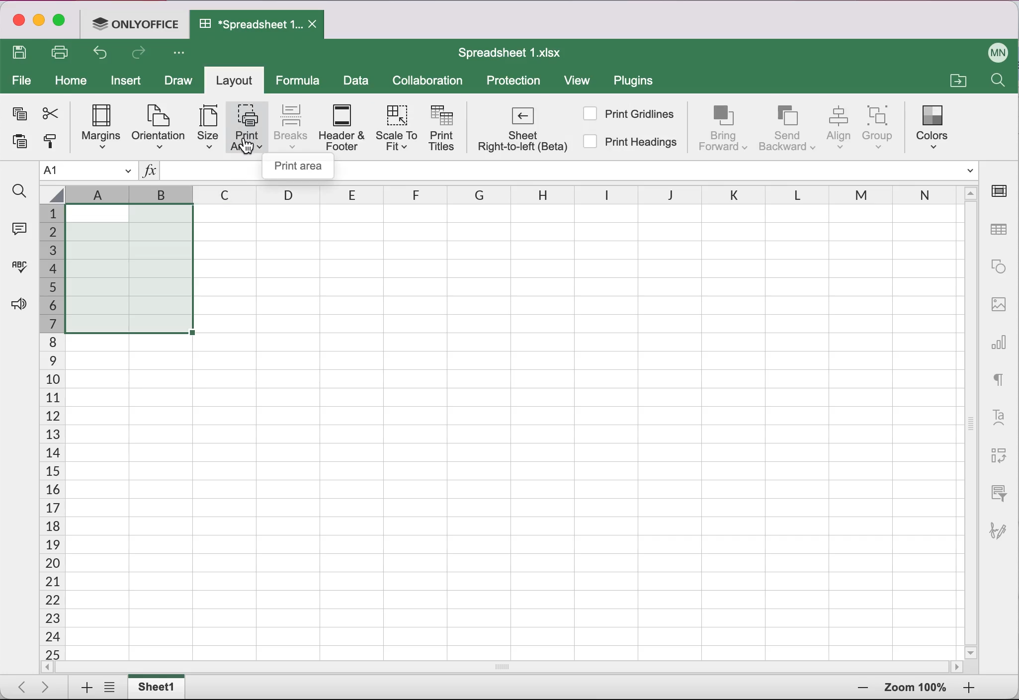 Image resolution: width=1019 pixels, height=700 pixels. What do you see at coordinates (432, 81) in the screenshot?
I see `collaboration` at bounding box center [432, 81].